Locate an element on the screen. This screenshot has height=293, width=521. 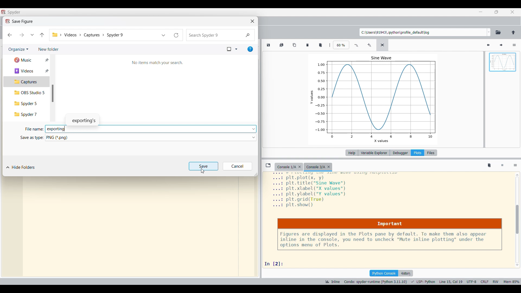
Organize options is located at coordinates (18, 50).